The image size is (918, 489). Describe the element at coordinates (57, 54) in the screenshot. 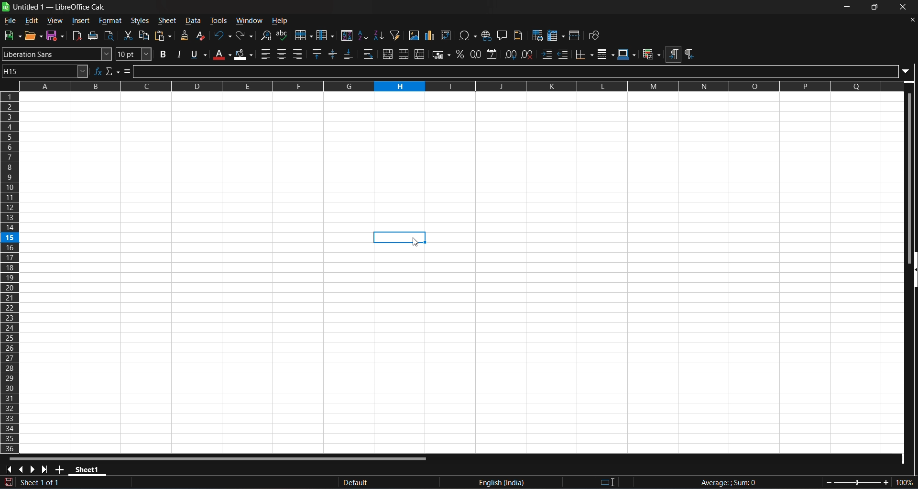

I see `font name` at that location.